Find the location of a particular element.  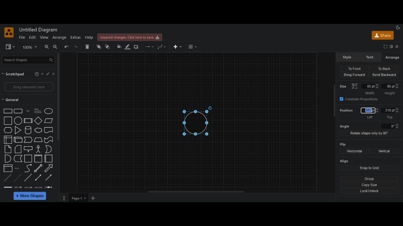

Half circle is located at coordinates (8, 159).